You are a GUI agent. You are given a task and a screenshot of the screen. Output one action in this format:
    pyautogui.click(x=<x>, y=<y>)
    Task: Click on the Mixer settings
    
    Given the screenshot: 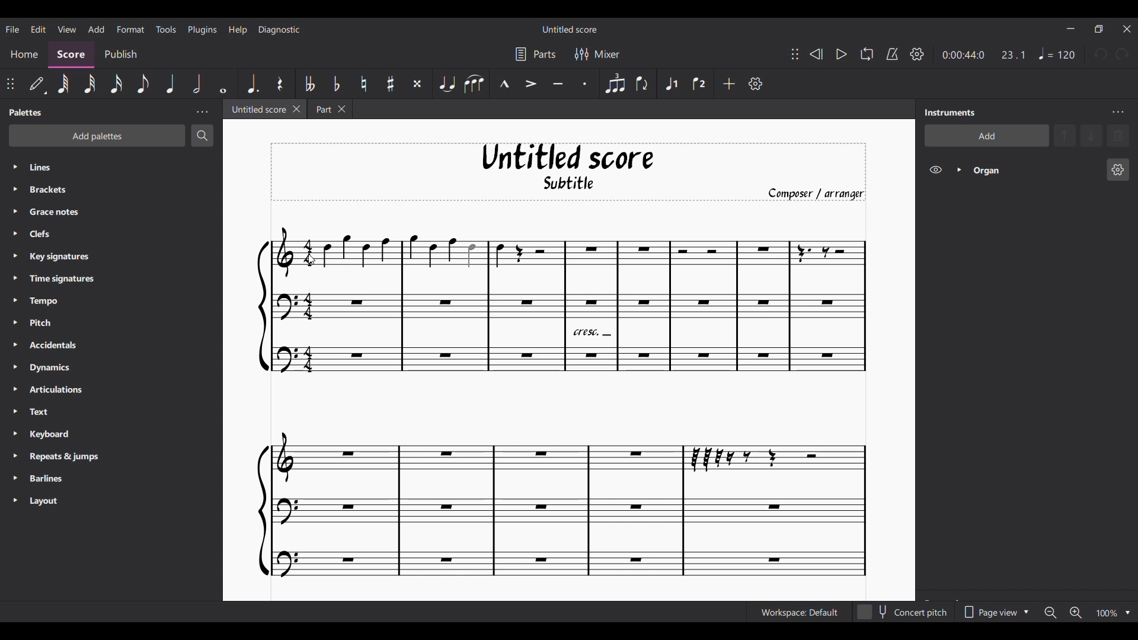 What is the action you would take?
    pyautogui.click(x=597, y=54)
    